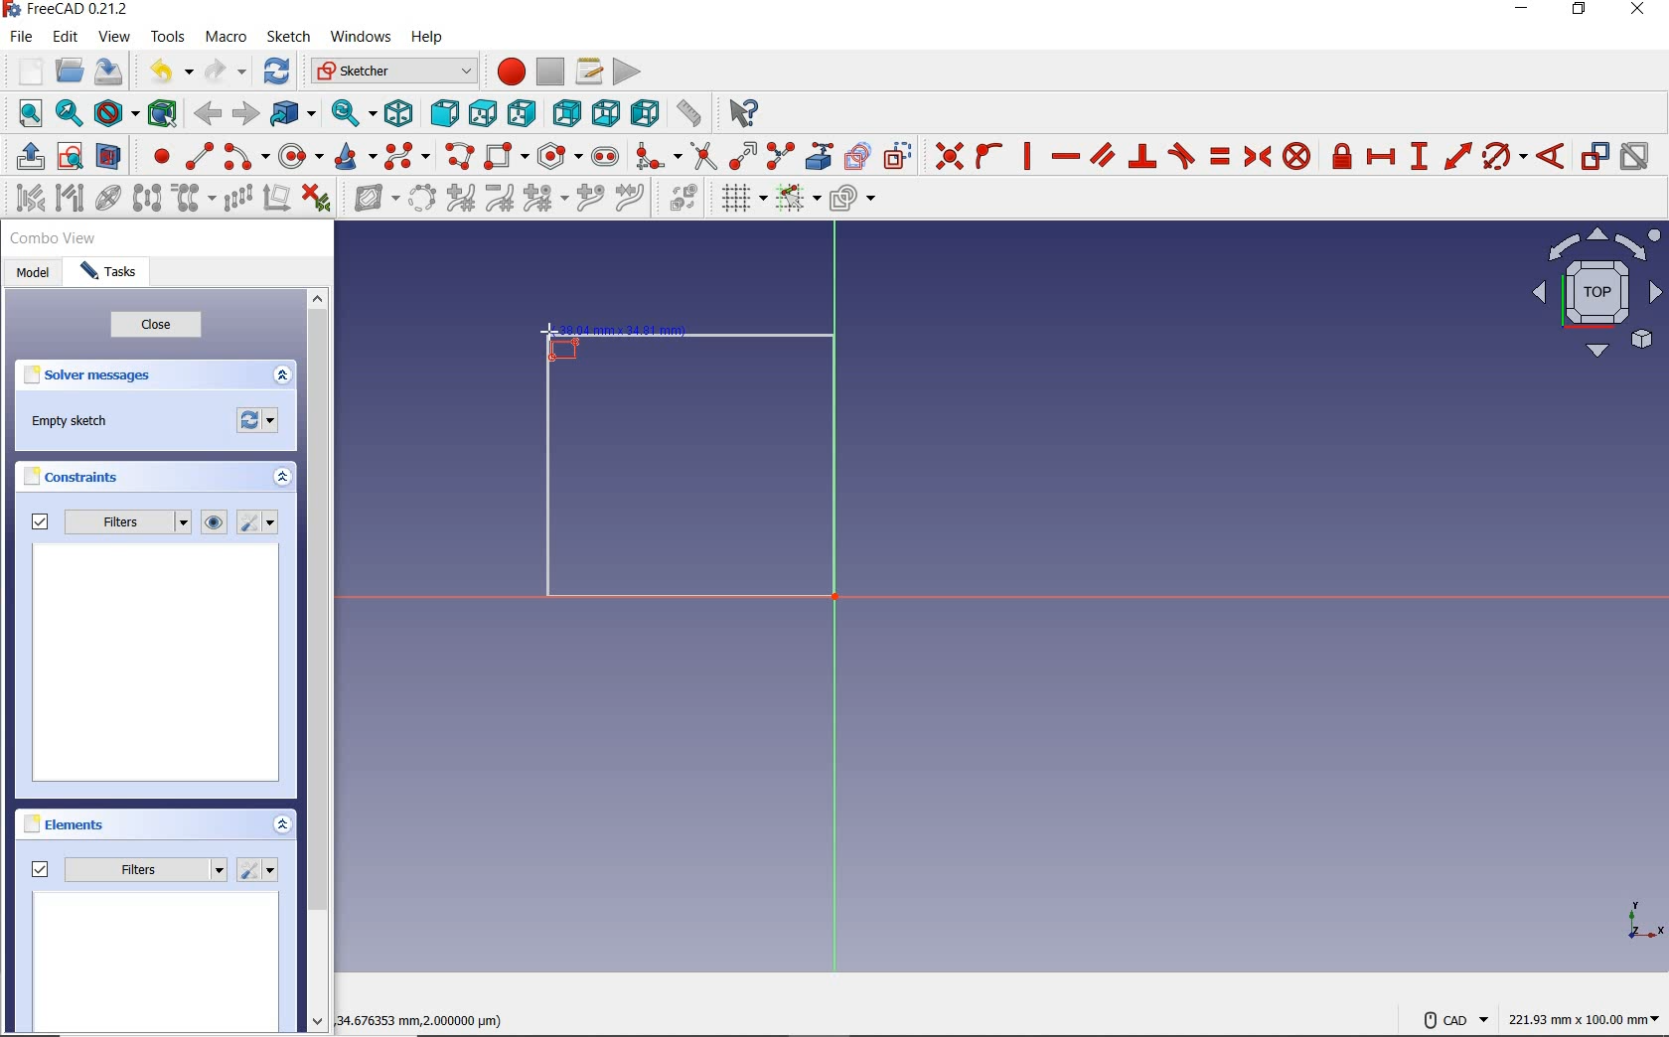  What do you see at coordinates (632, 201) in the screenshot?
I see `join curves` at bounding box center [632, 201].